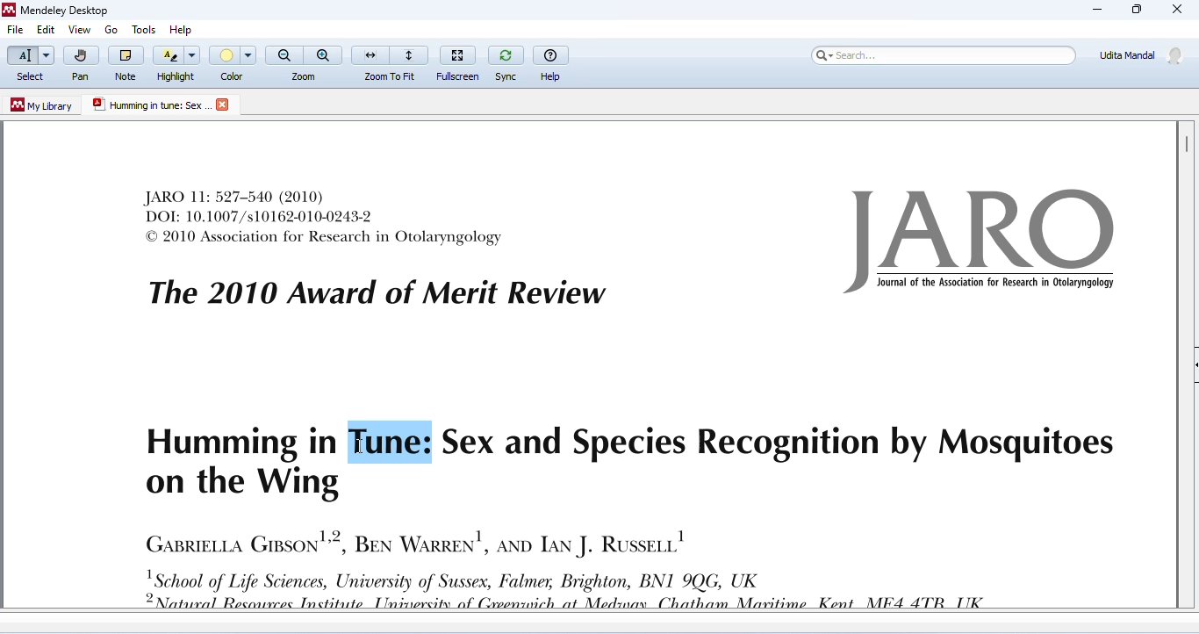  I want to click on sync, so click(506, 61).